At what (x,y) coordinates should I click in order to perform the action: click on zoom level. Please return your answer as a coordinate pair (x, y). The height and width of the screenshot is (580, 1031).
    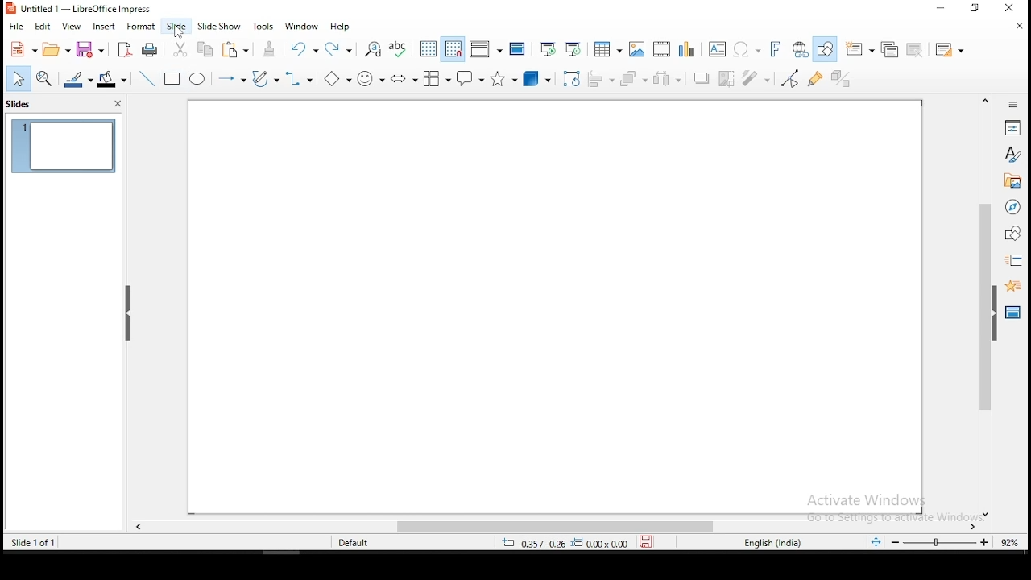
    Looking at the image, I should click on (1009, 544).